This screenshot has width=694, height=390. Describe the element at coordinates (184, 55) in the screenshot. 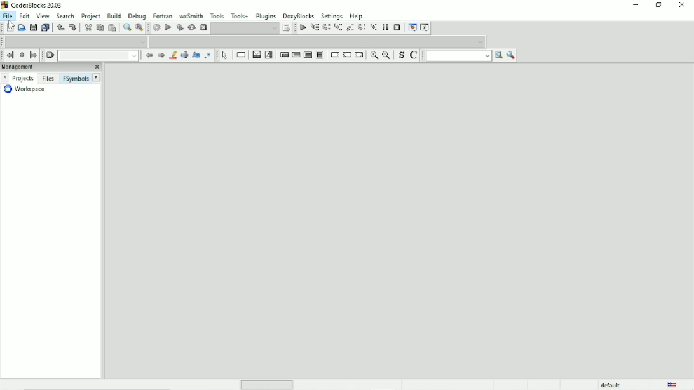

I see `Selected text` at that location.